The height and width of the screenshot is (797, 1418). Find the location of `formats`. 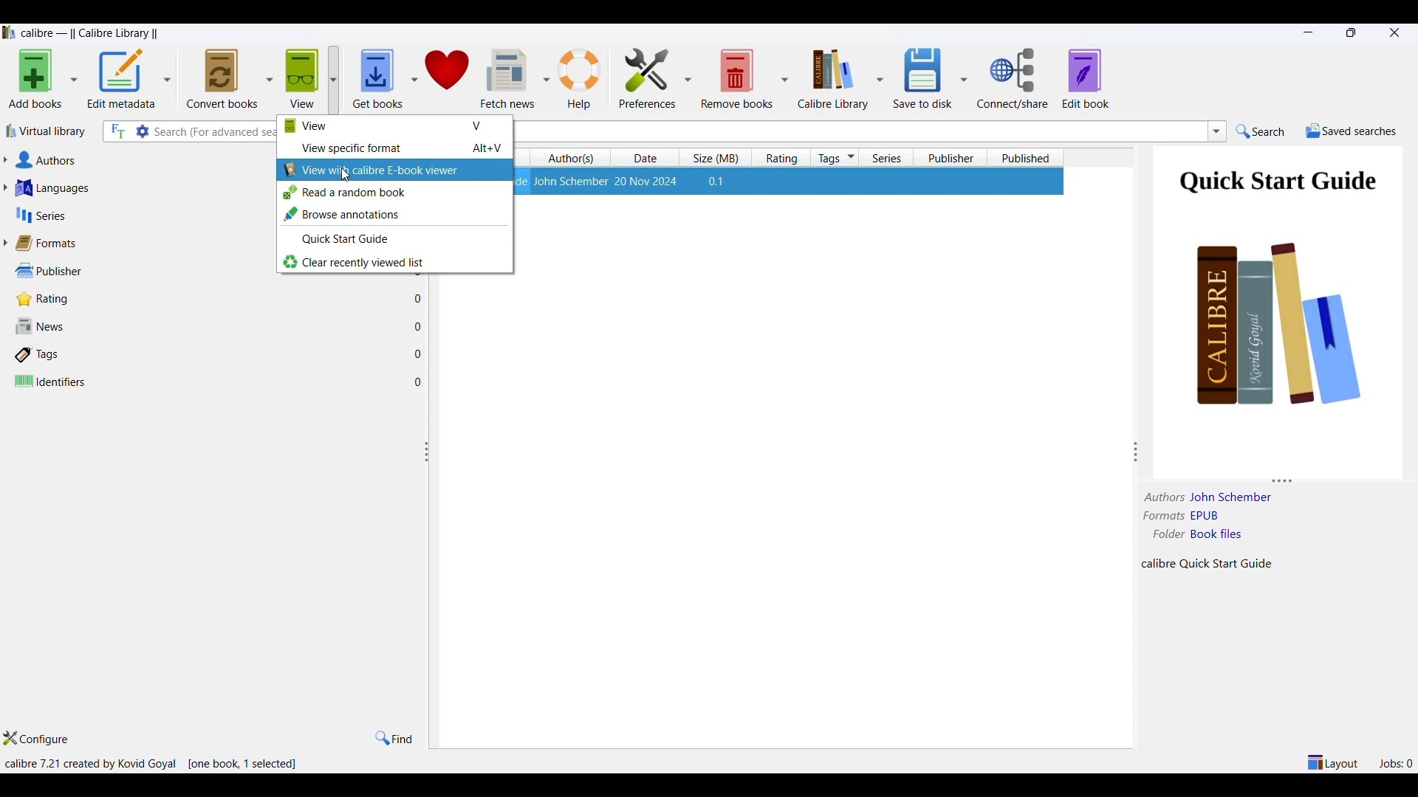

formats is located at coordinates (1162, 517).